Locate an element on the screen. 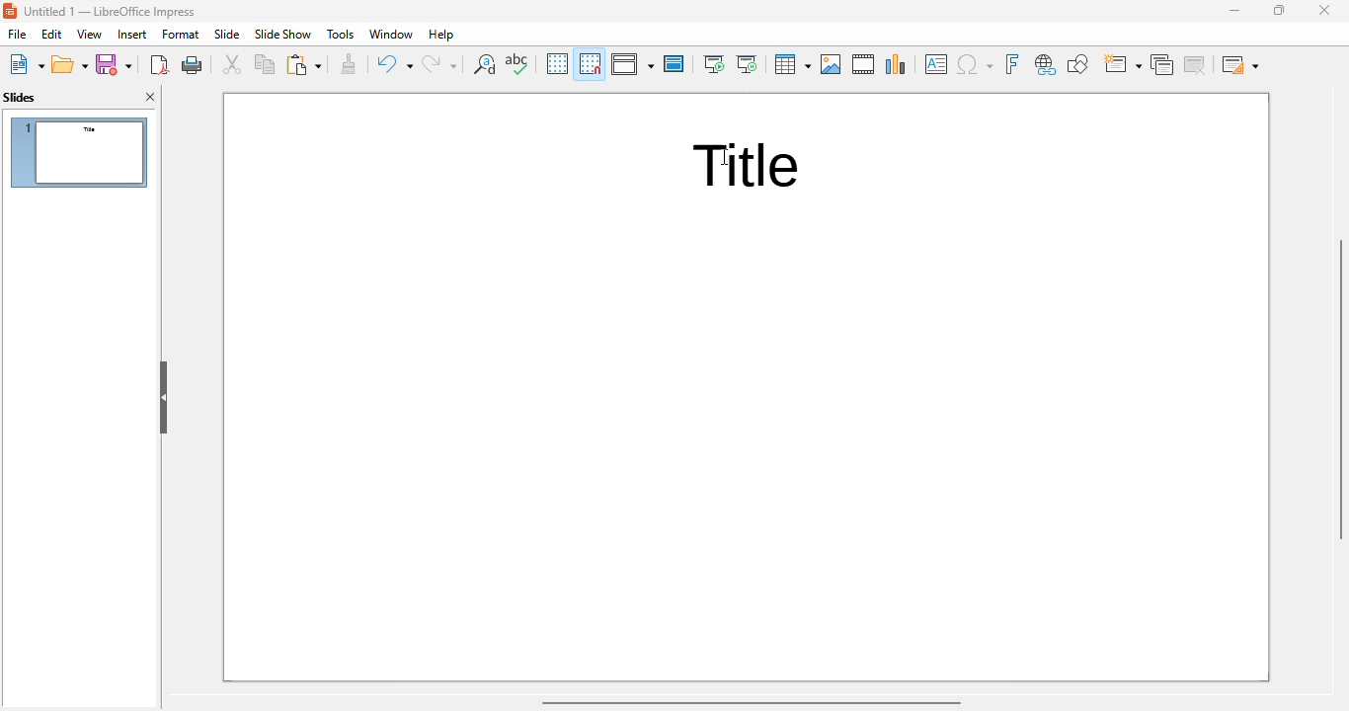 This screenshot has height=711, width=1349. display grid is located at coordinates (557, 64).